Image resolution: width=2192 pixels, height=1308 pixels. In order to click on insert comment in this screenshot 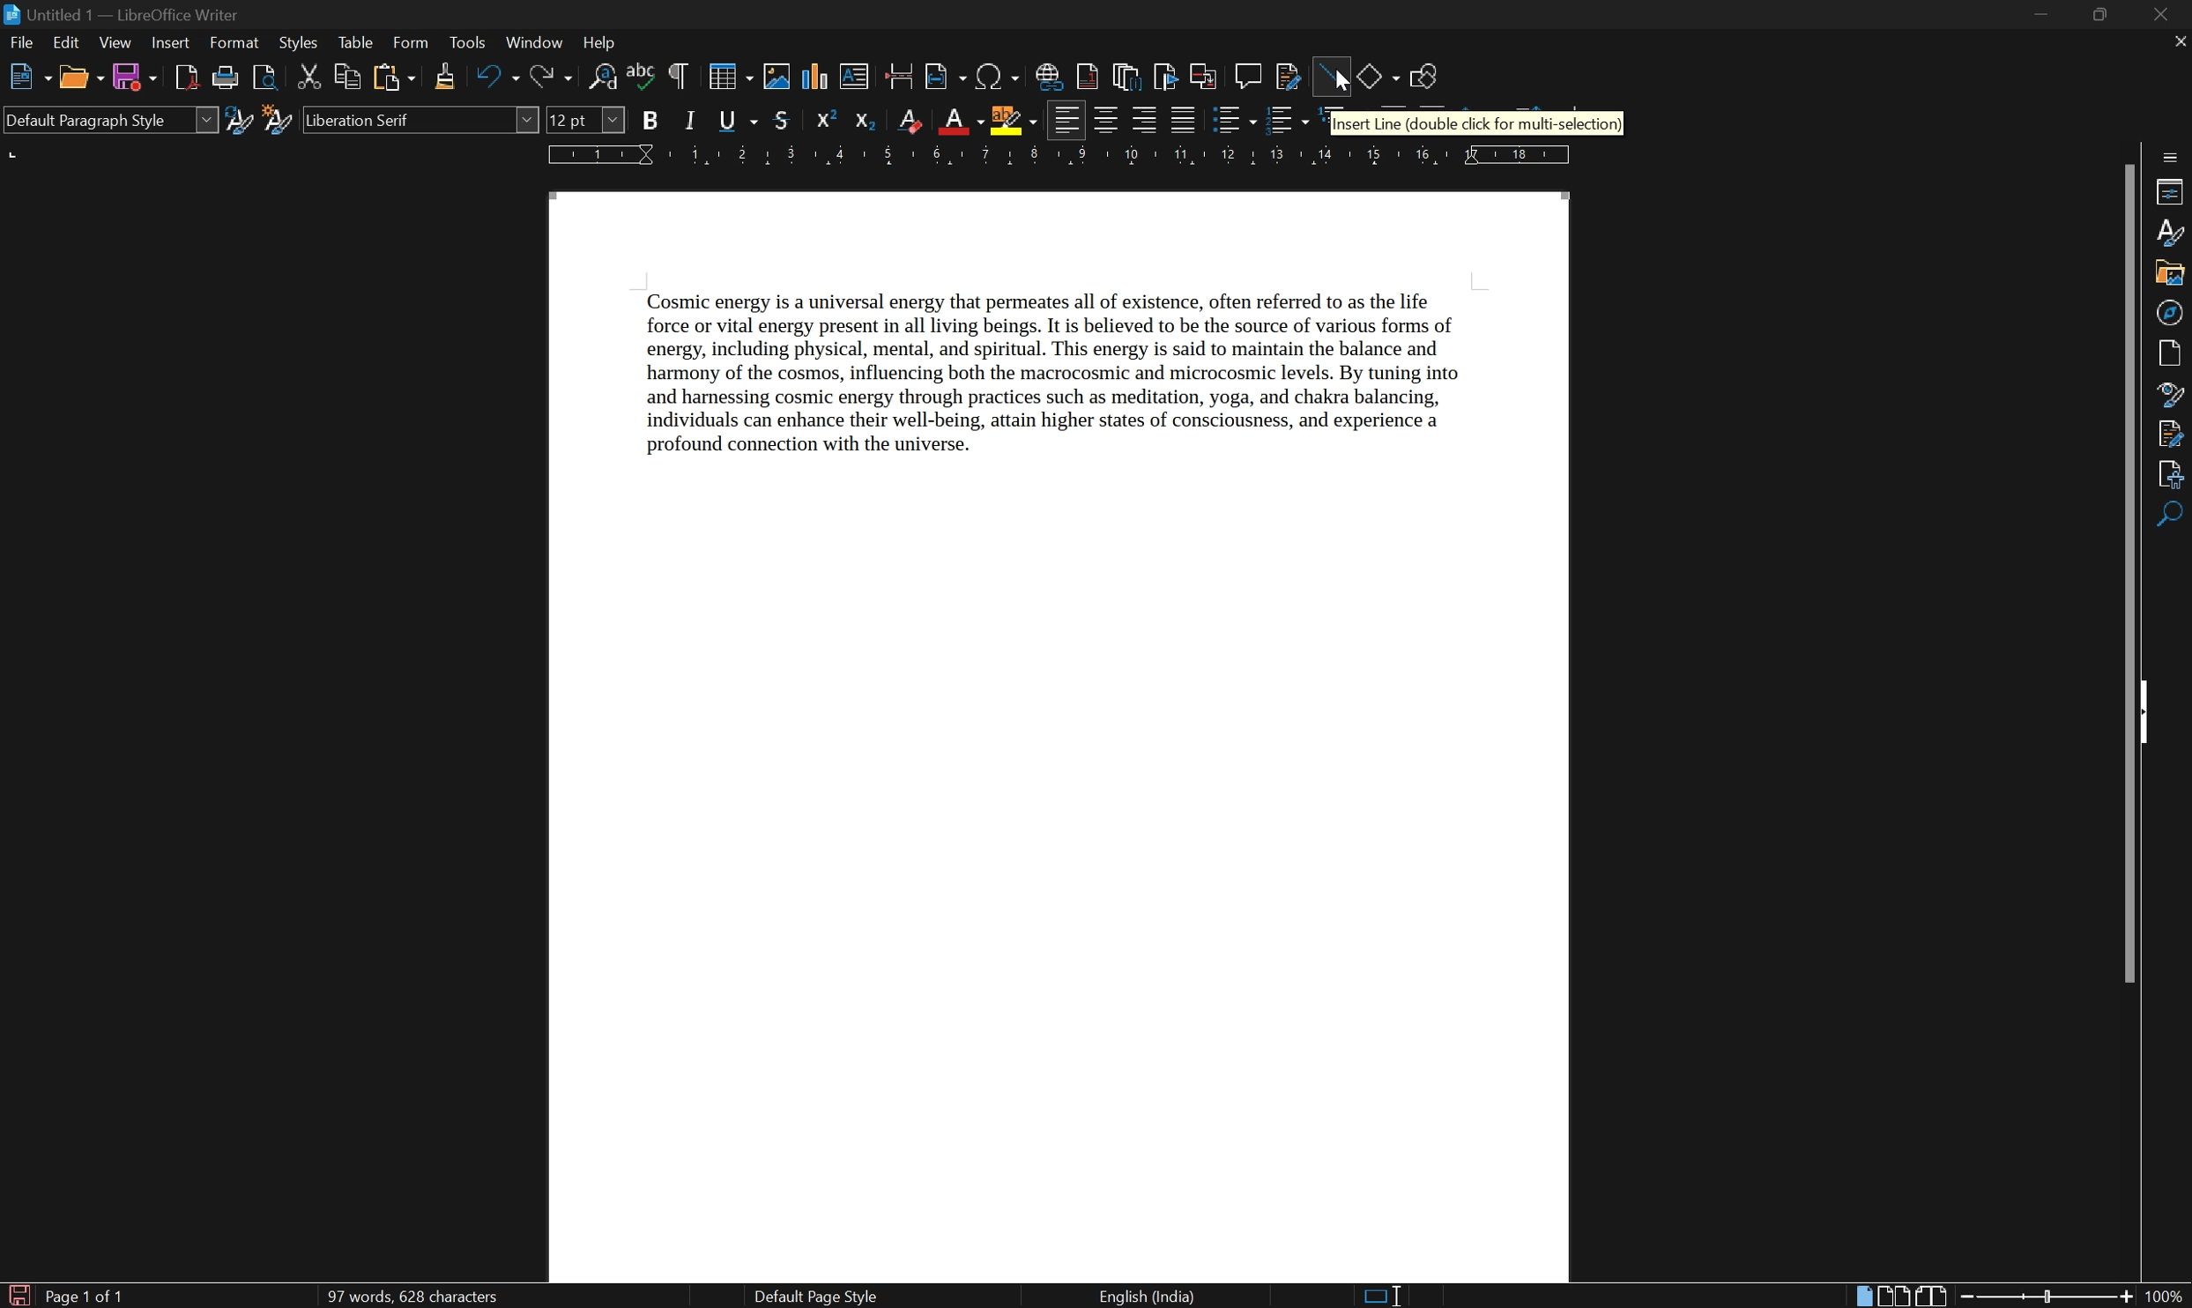, I will do `click(1251, 75)`.